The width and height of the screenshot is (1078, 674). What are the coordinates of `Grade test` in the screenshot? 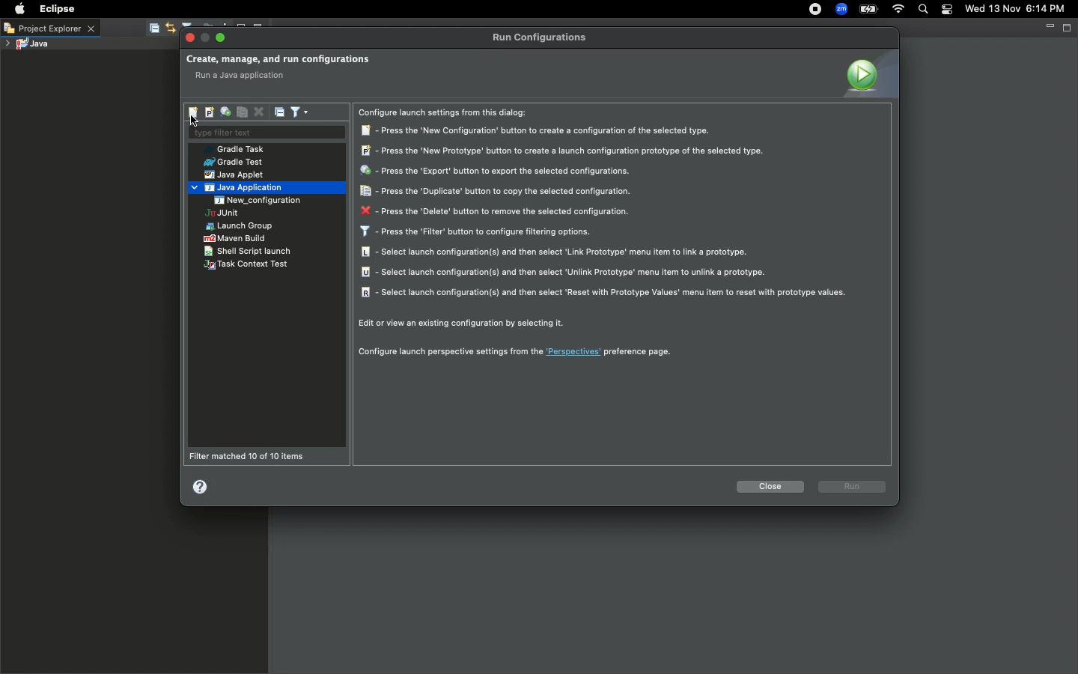 It's located at (232, 163).